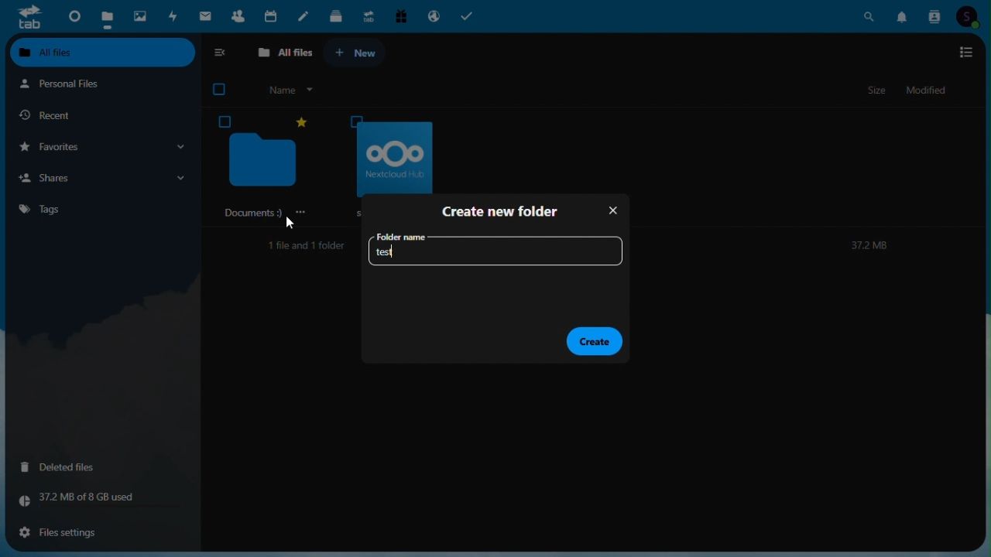  I want to click on options, so click(961, 56).